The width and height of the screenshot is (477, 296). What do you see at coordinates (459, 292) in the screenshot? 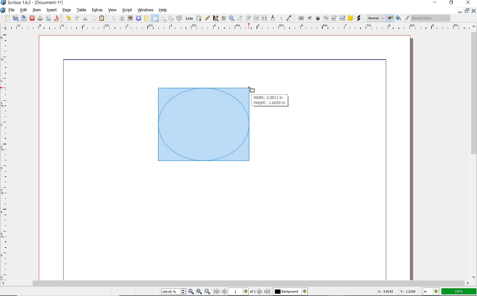
I see `ZOOM FACTOR` at bounding box center [459, 292].